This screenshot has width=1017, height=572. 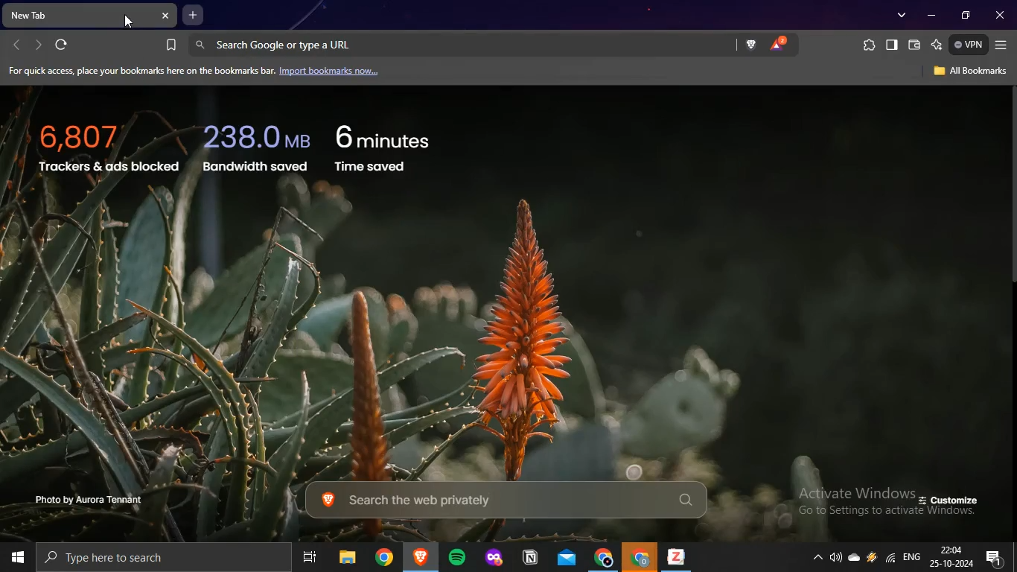 What do you see at coordinates (779, 43) in the screenshot?
I see `brave rewards` at bounding box center [779, 43].